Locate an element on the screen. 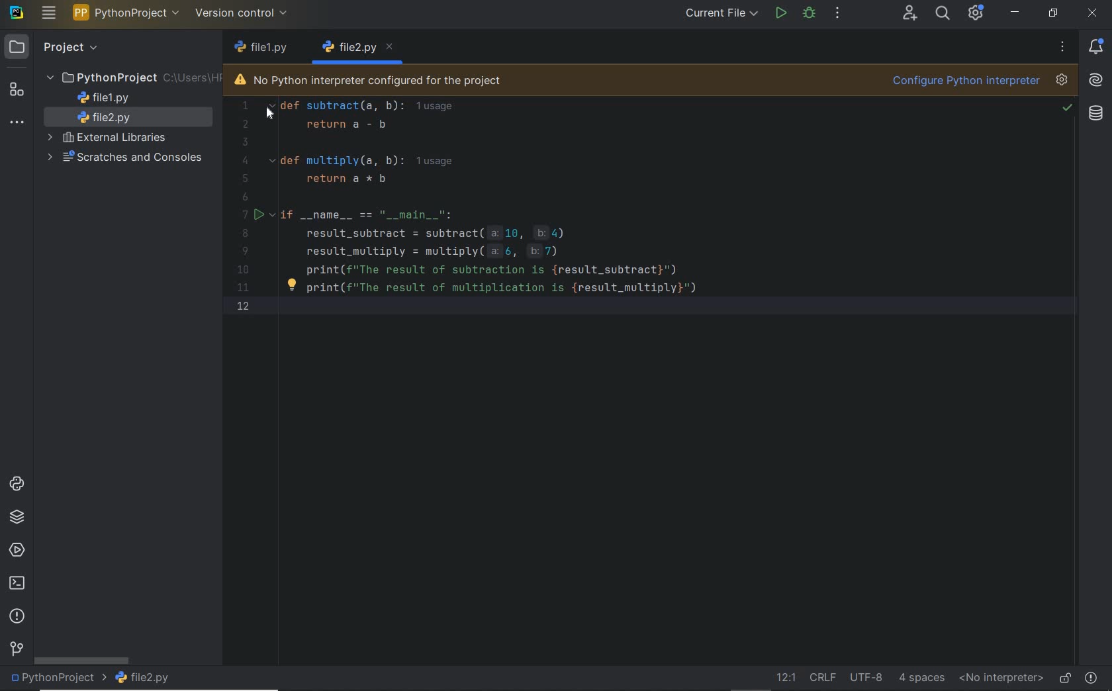  configure python interpreter is located at coordinates (979, 81).